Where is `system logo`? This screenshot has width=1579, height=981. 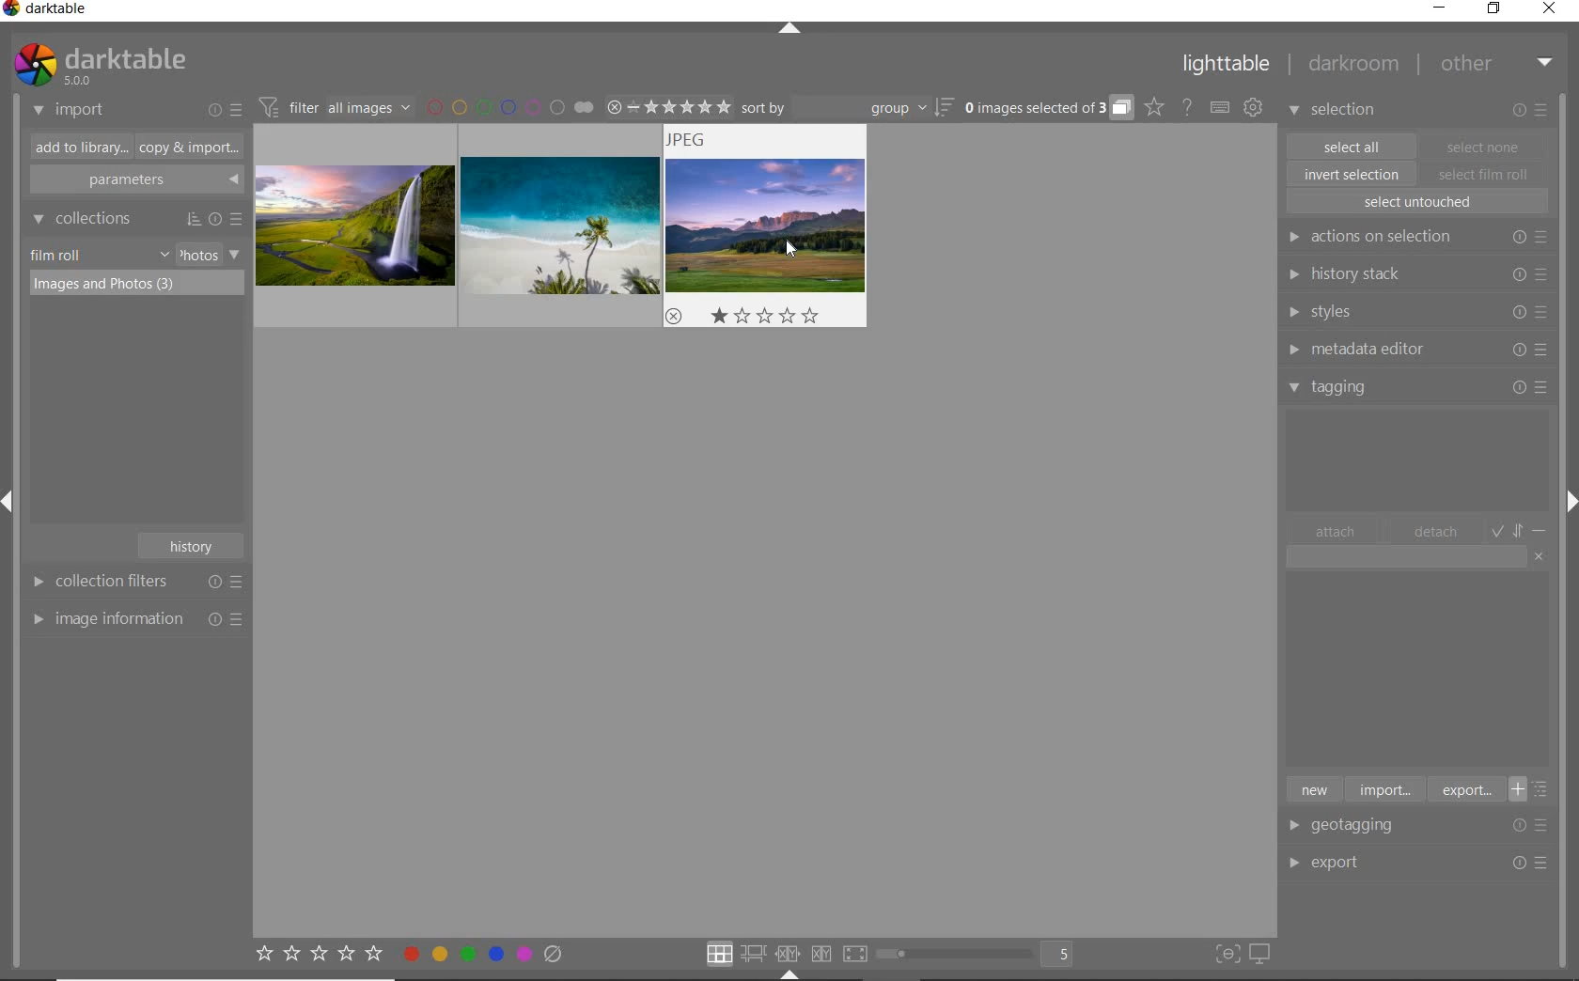 system logo is located at coordinates (99, 65).